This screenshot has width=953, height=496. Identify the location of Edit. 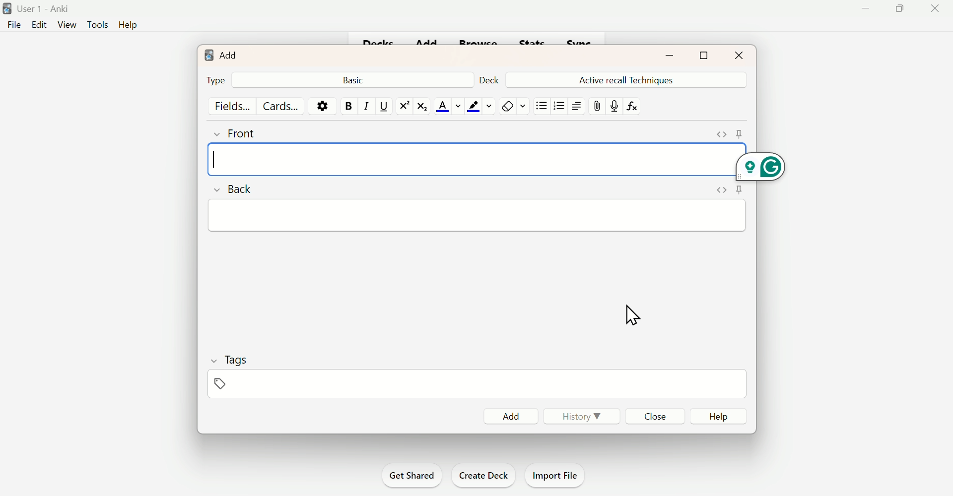
(38, 25).